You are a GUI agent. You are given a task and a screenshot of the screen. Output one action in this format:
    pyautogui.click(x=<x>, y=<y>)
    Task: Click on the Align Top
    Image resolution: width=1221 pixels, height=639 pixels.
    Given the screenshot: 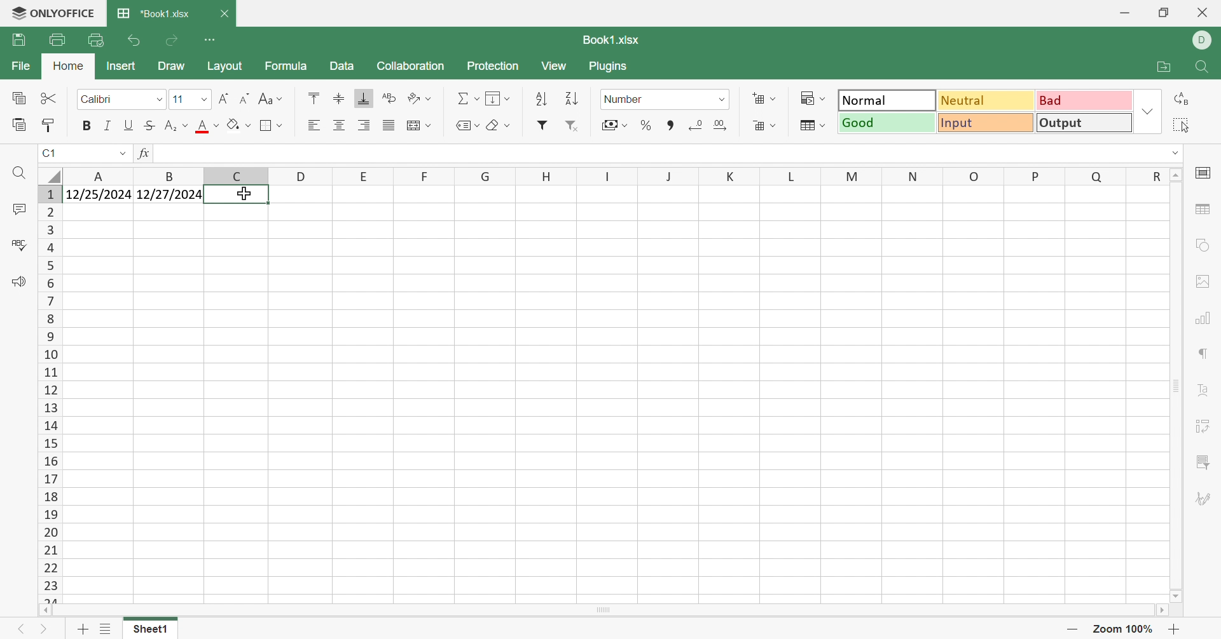 What is the action you would take?
    pyautogui.click(x=315, y=97)
    